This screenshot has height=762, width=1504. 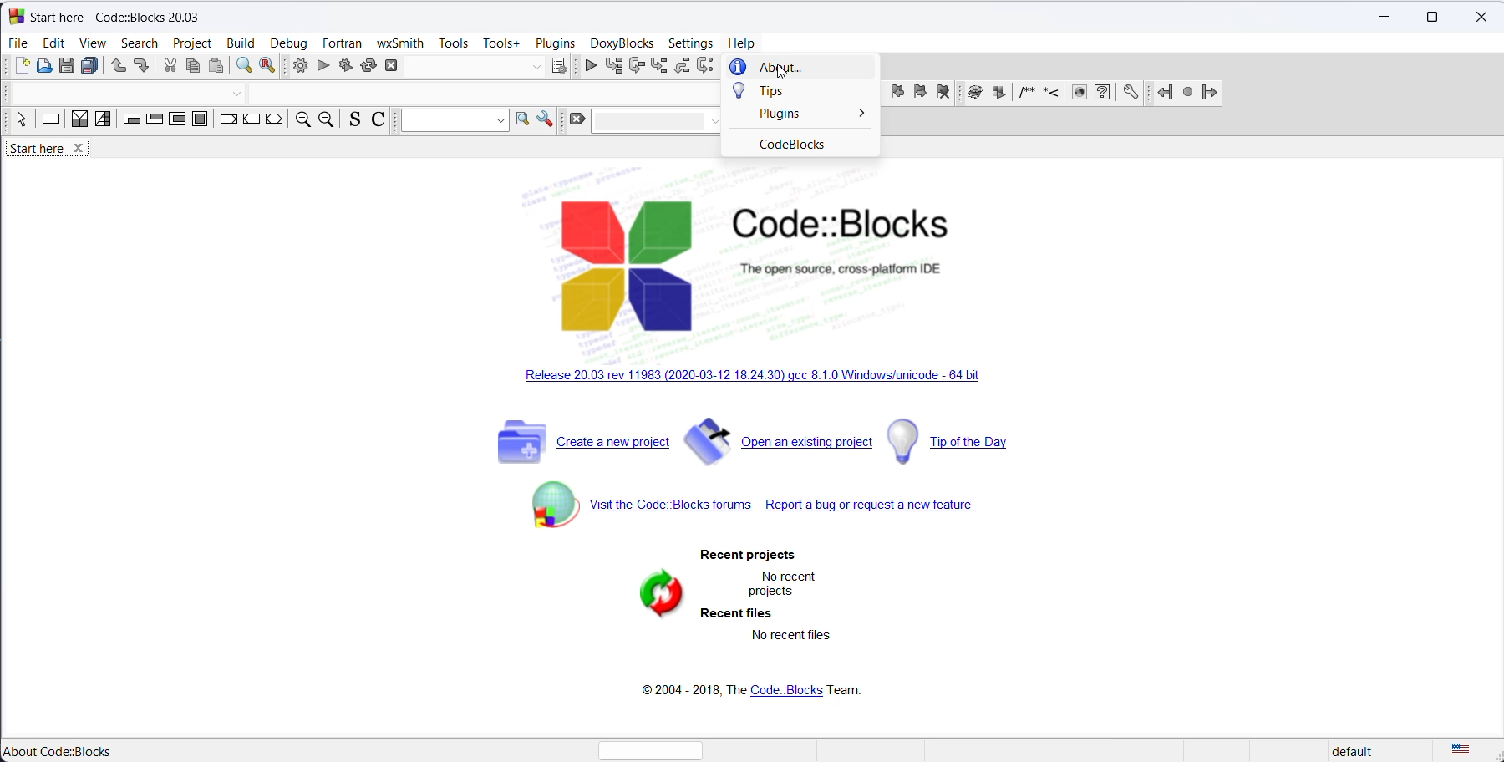 I want to click on help, so click(x=741, y=43).